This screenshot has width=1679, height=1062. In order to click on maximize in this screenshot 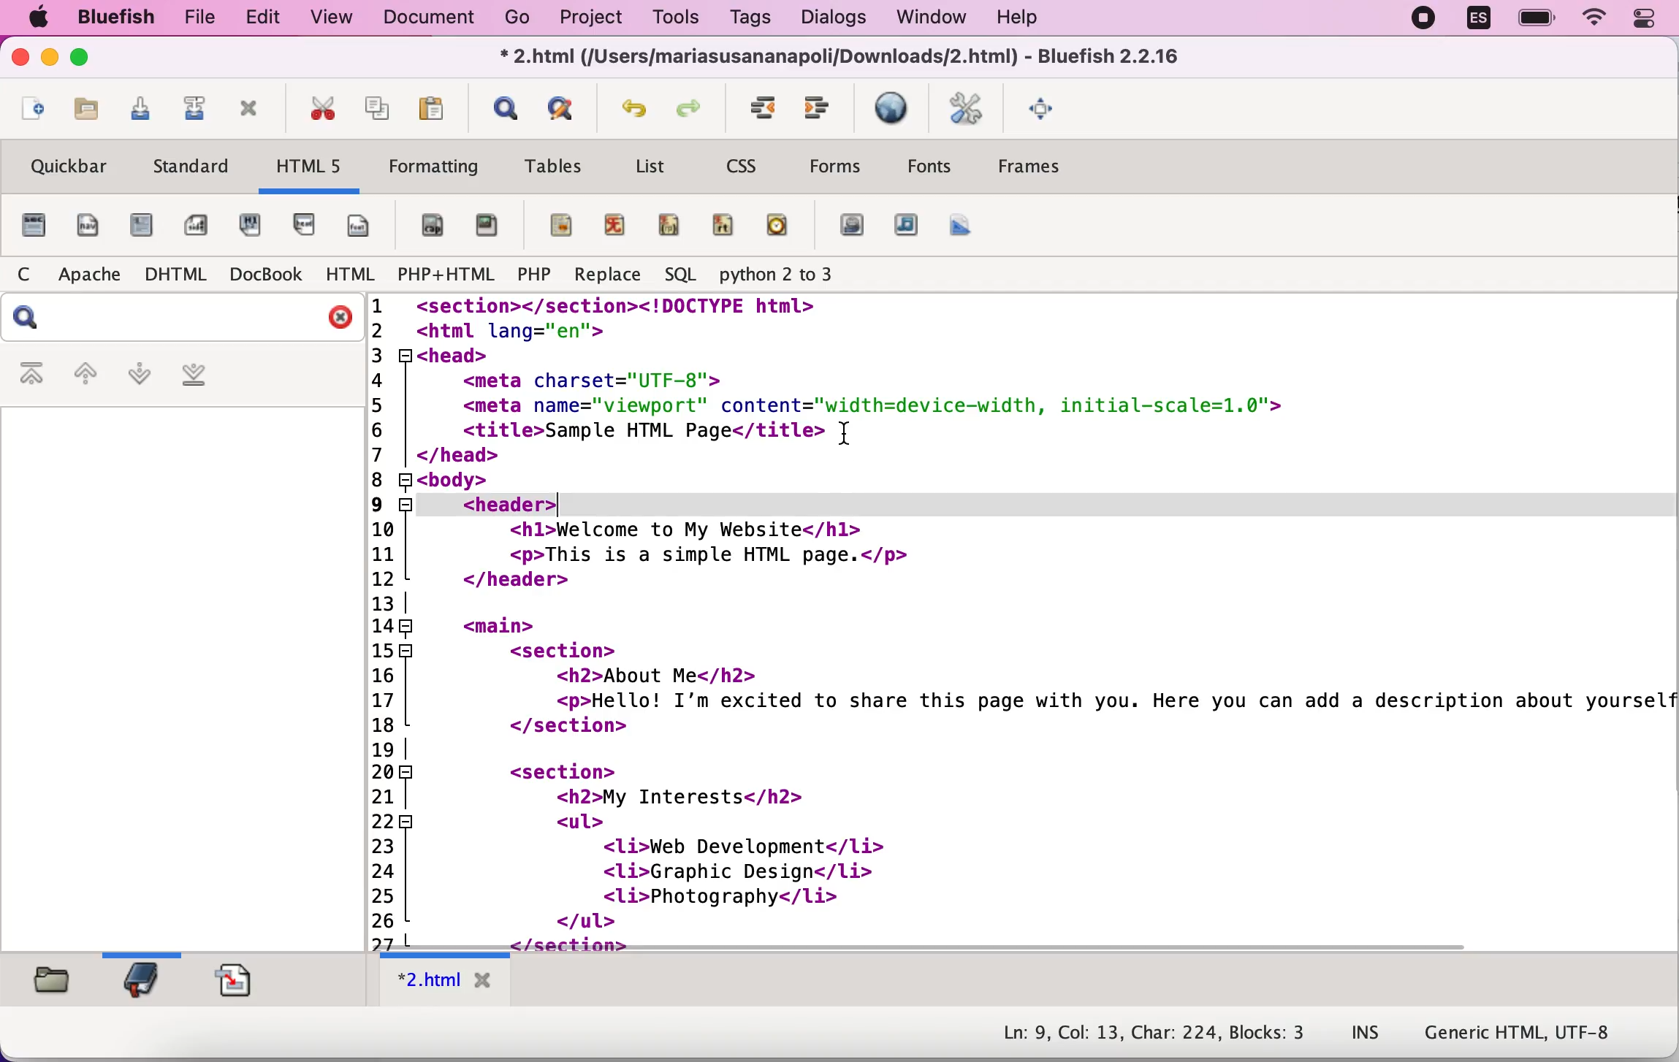, I will do `click(86, 60)`.